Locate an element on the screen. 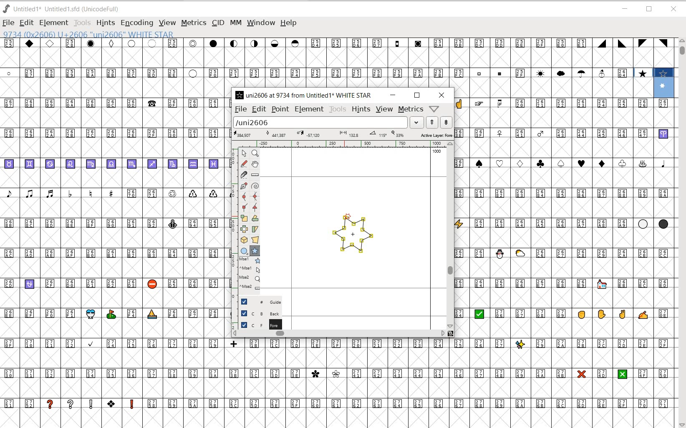 The width and height of the screenshot is (686, 428). SCALE is located at coordinates (233, 220).